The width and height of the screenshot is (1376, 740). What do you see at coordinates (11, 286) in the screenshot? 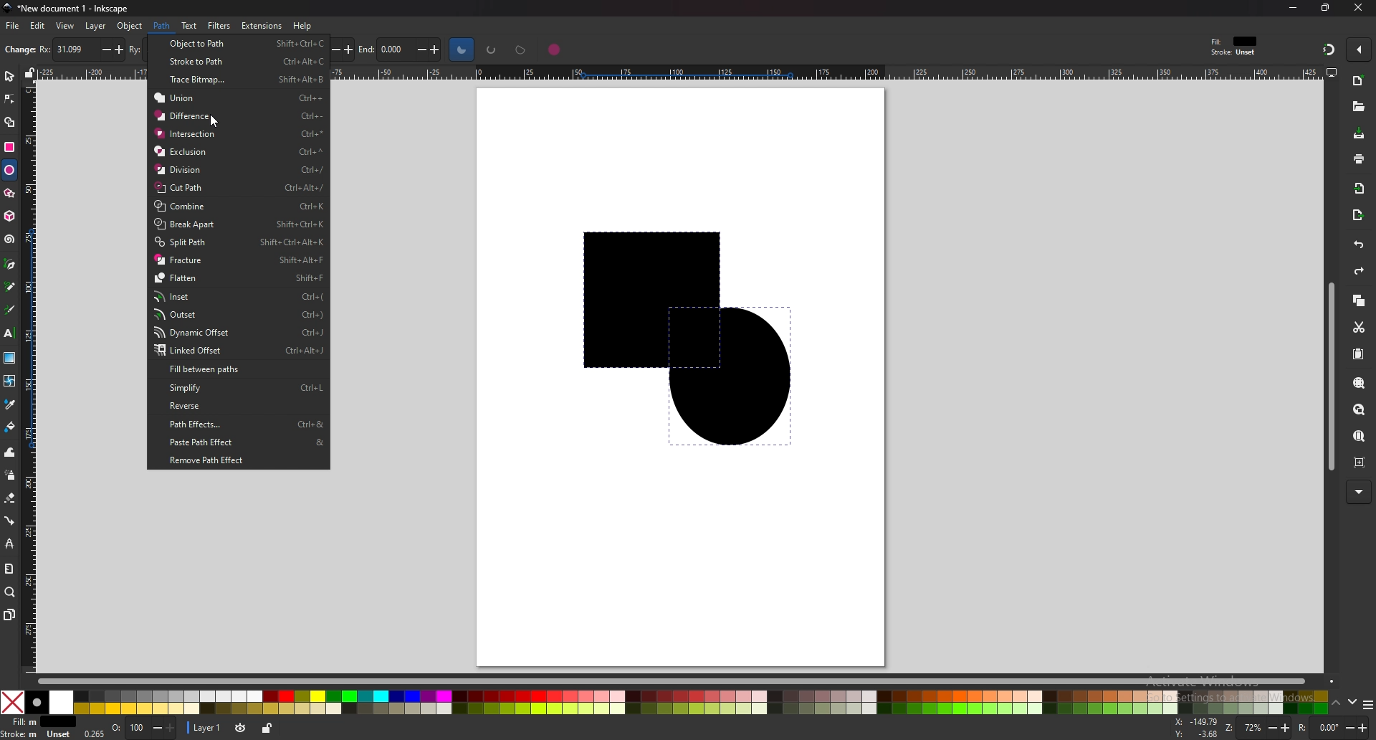
I see `pencil` at bounding box center [11, 286].